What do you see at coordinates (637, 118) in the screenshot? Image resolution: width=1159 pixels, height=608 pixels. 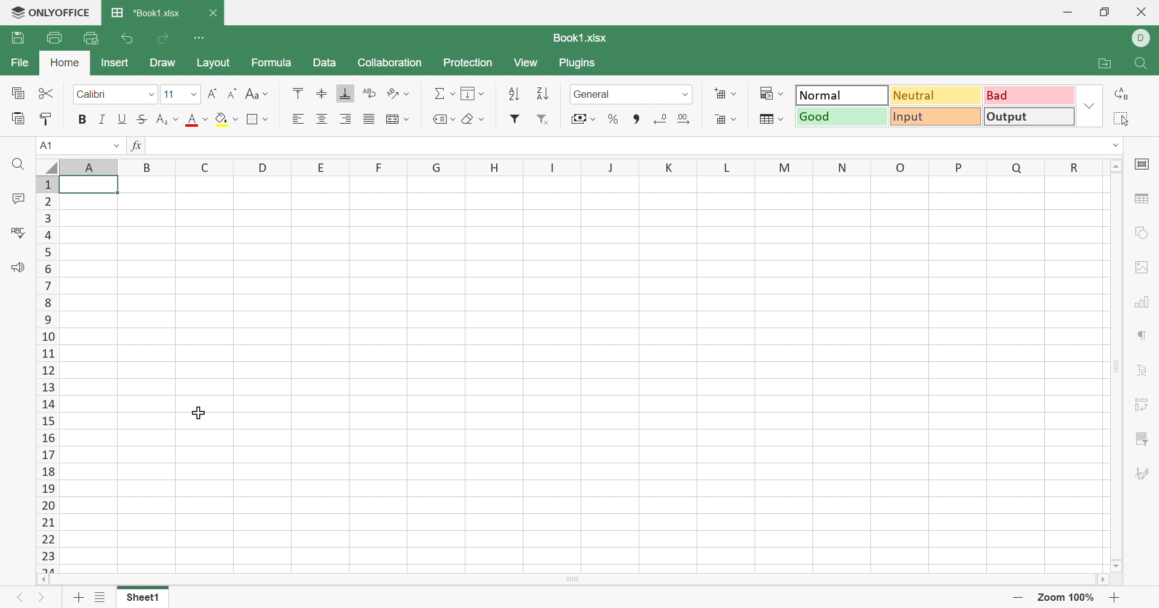 I see `Comma style` at bounding box center [637, 118].